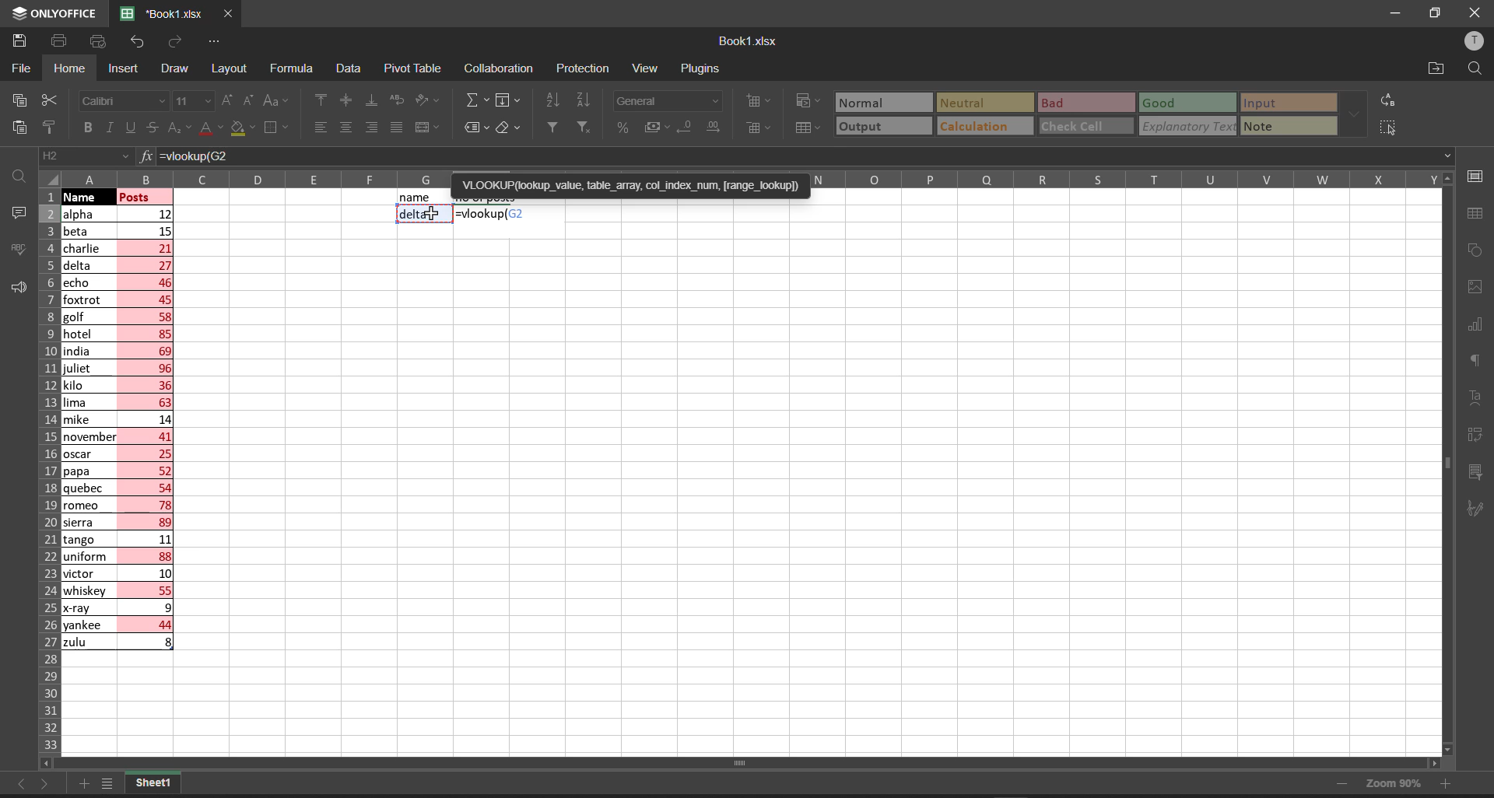  Describe the element at coordinates (744, 763) in the screenshot. I see `horizontal scroll bar` at that location.